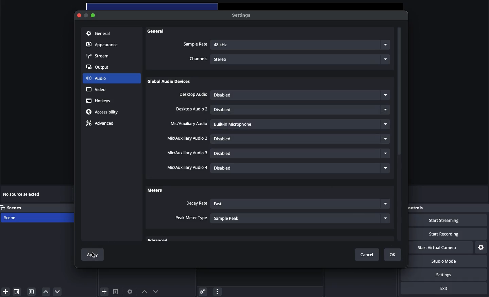  Describe the element at coordinates (301, 139) in the screenshot. I see `Disabled` at that location.